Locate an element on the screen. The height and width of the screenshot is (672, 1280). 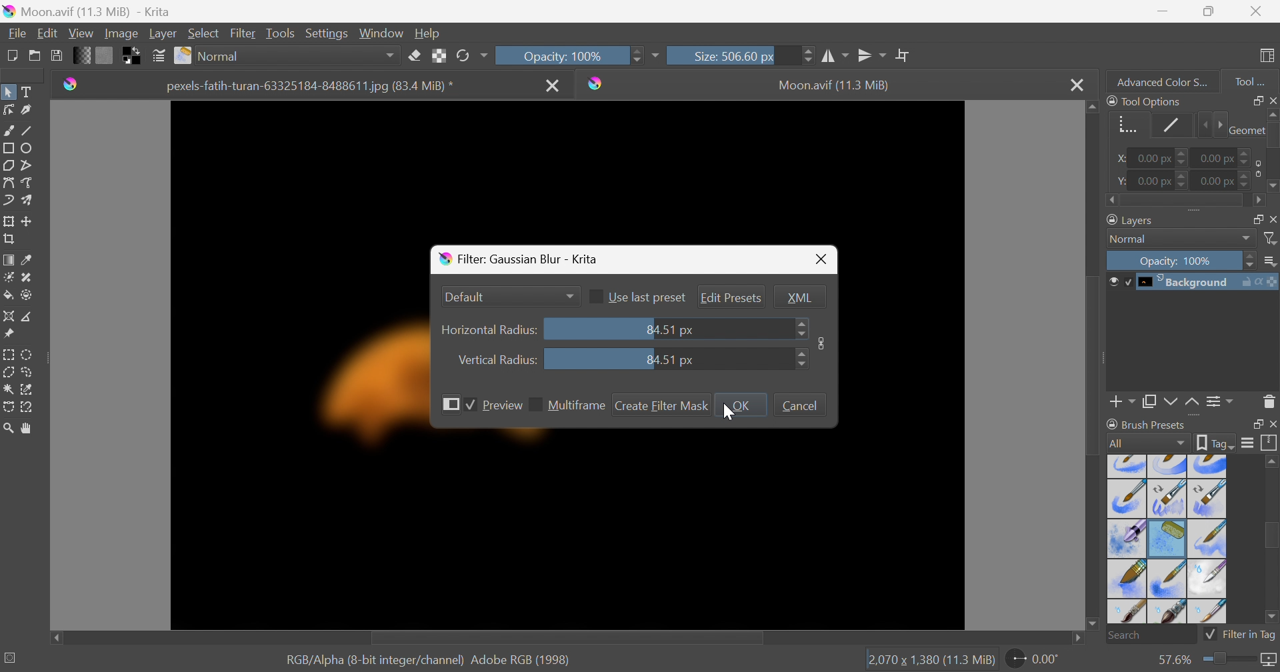
Sample a color from the image or current layer is located at coordinates (26, 257).